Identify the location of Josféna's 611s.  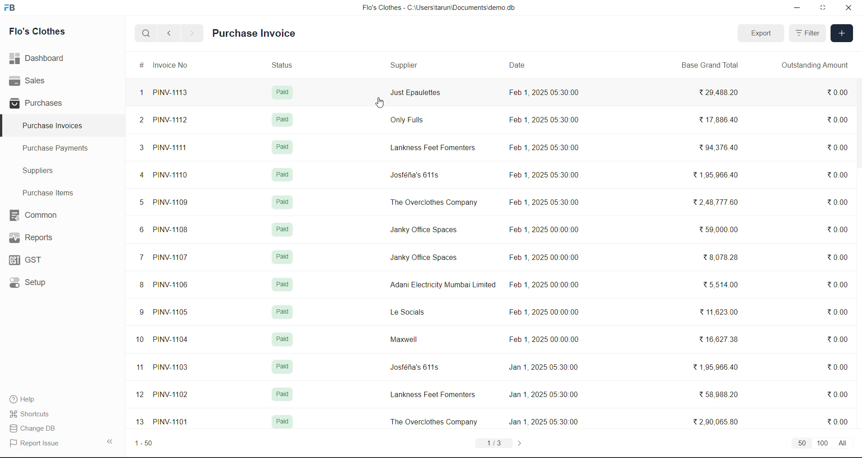
(415, 175).